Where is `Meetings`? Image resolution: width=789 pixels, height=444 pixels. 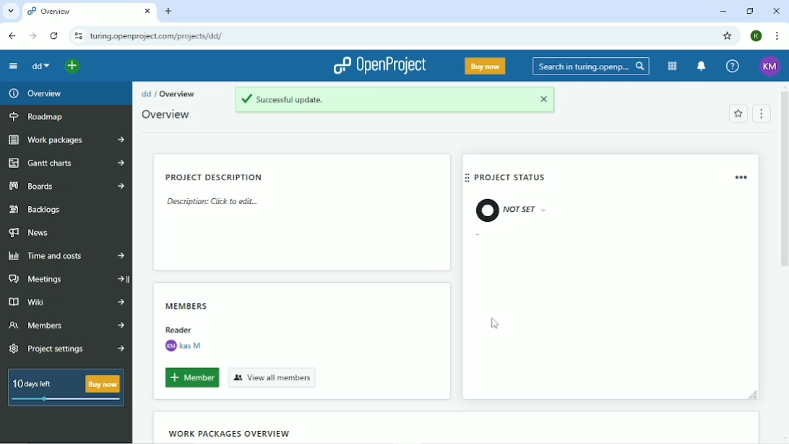 Meetings is located at coordinates (68, 278).